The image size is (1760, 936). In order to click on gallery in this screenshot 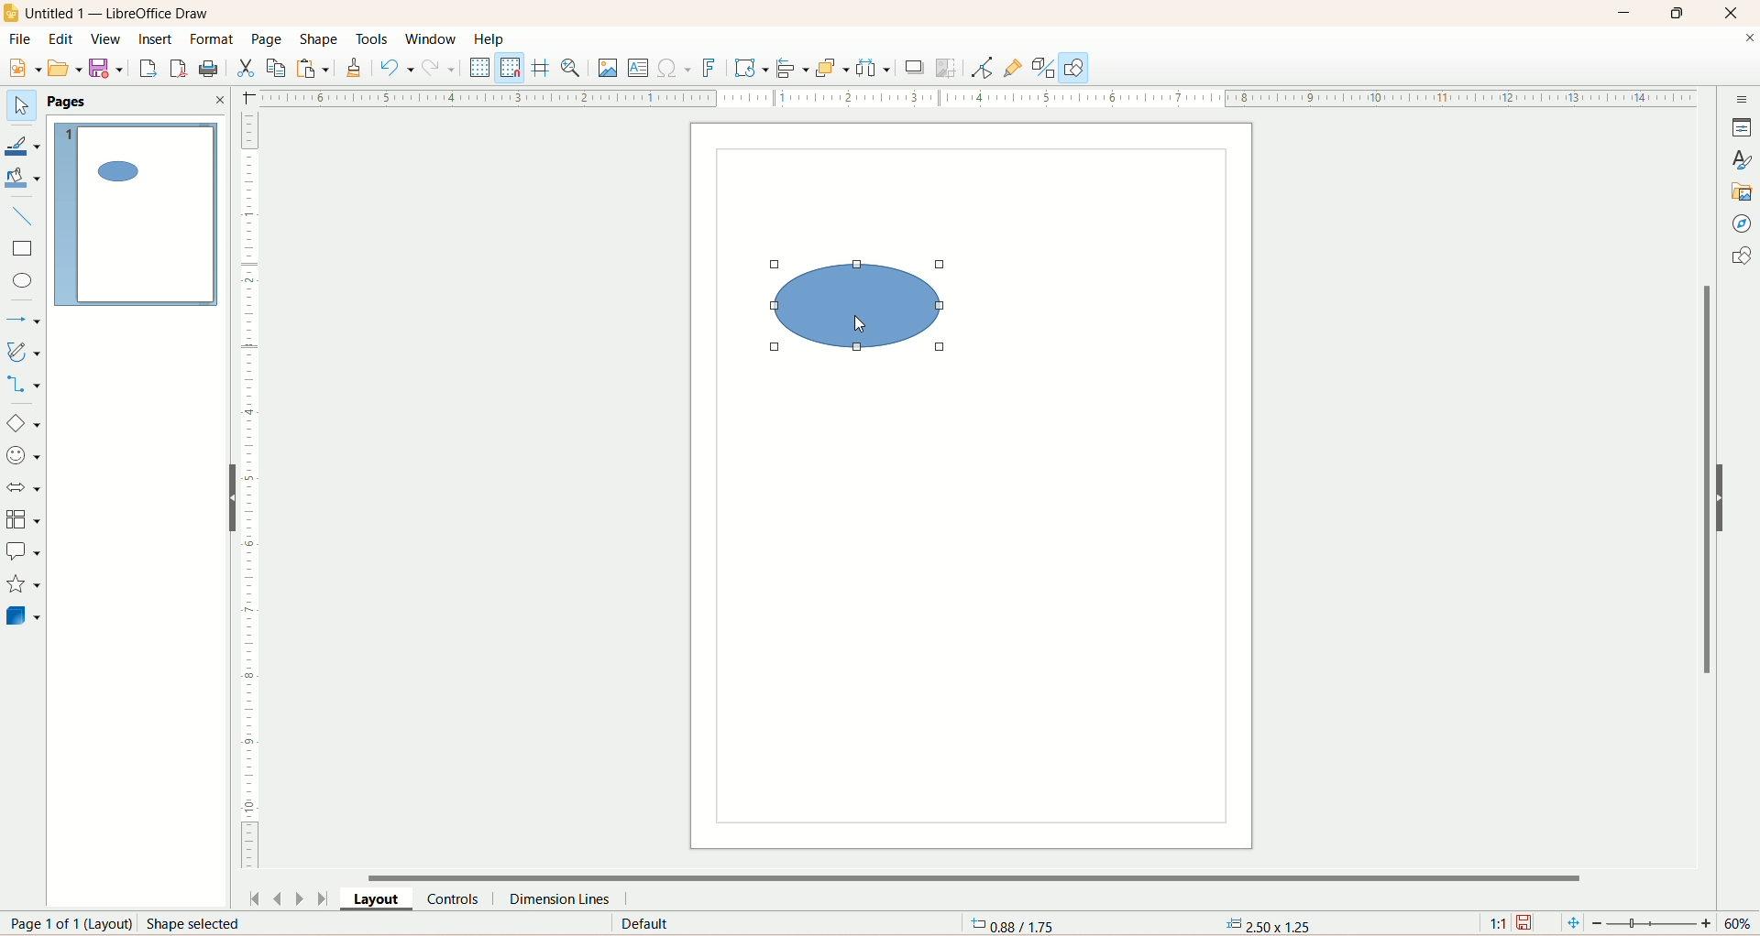, I will do `click(1743, 194)`.